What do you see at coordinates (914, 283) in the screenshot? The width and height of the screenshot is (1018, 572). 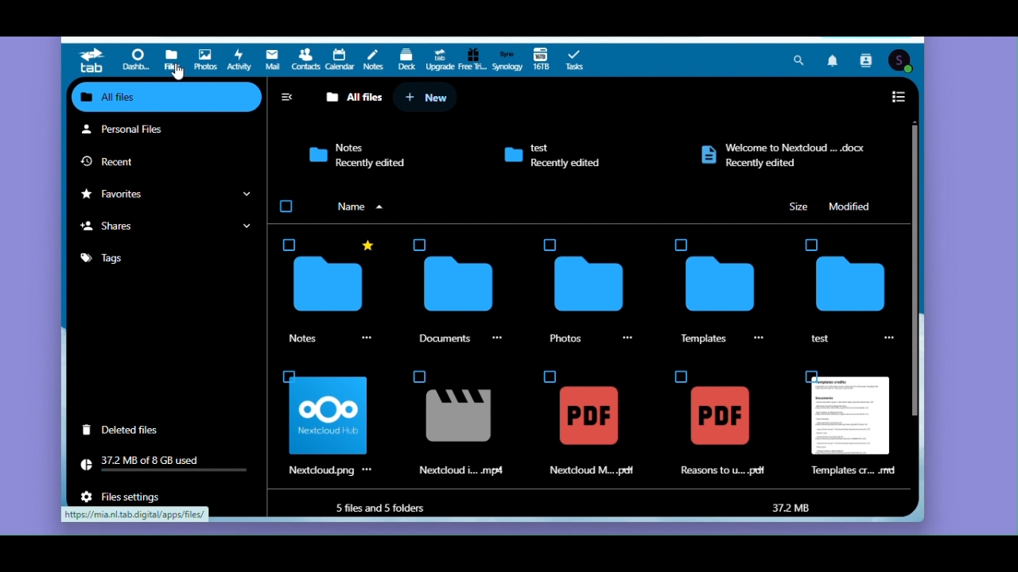 I see `Vertical scroll bar` at bounding box center [914, 283].